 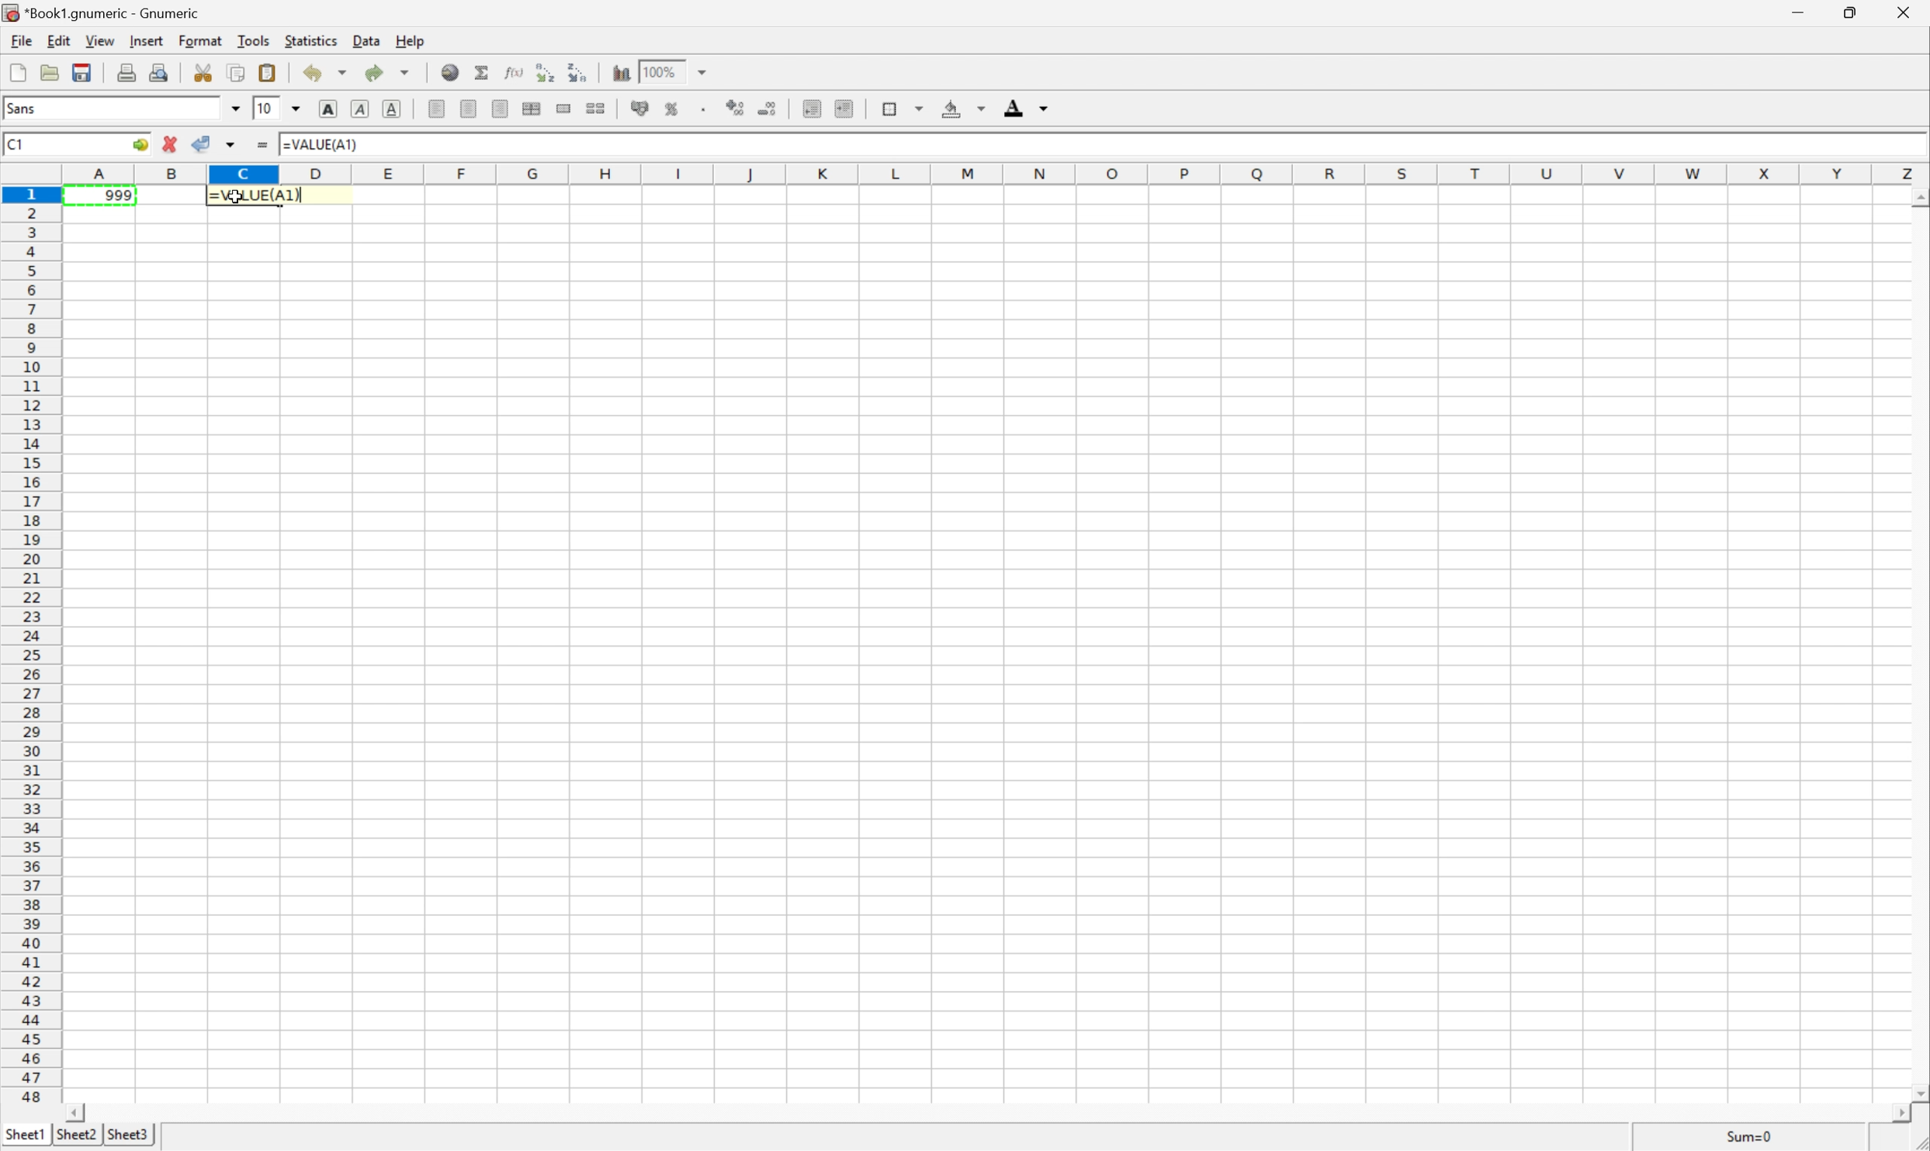 I want to click on row numbers, so click(x=31, y=647).